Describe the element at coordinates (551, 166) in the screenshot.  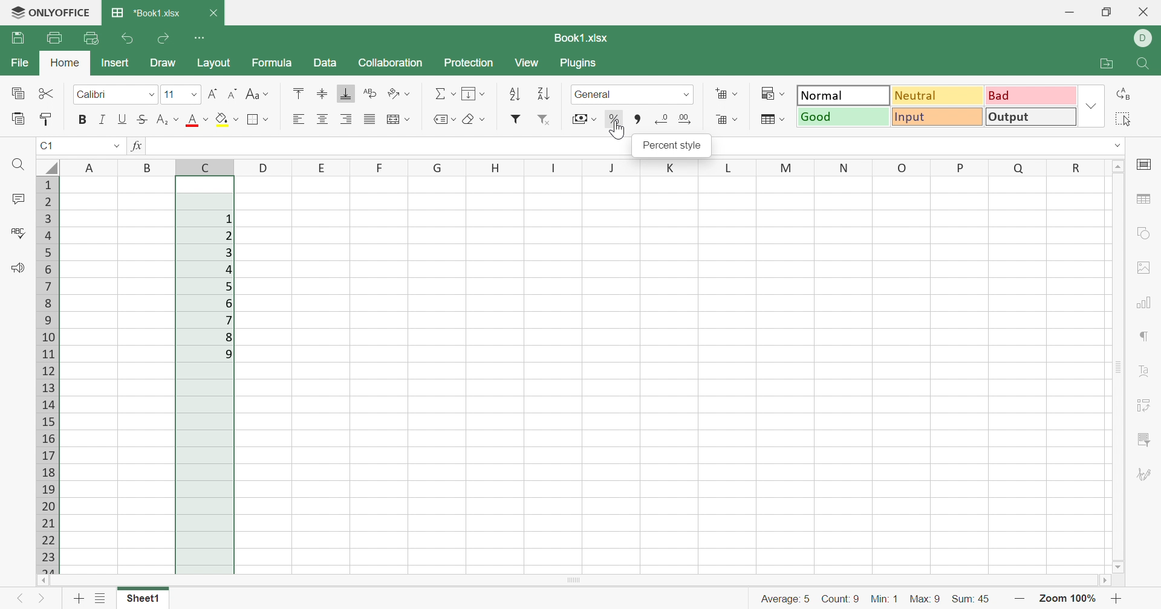
I see `I` at that location.